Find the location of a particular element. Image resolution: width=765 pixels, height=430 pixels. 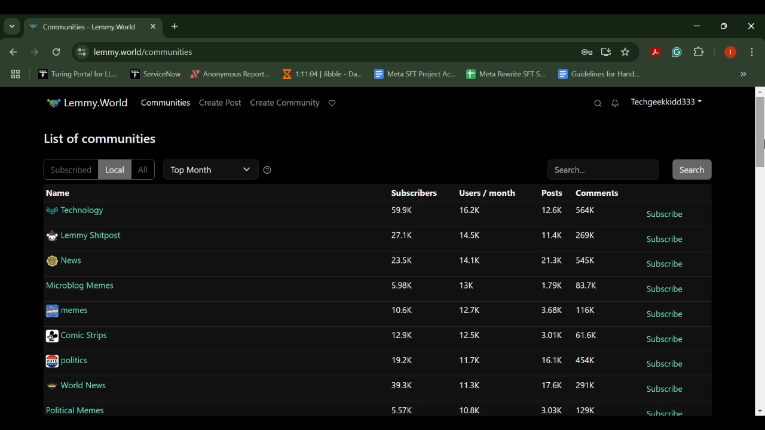

Comic Strips is located at coordinates (76, 337).